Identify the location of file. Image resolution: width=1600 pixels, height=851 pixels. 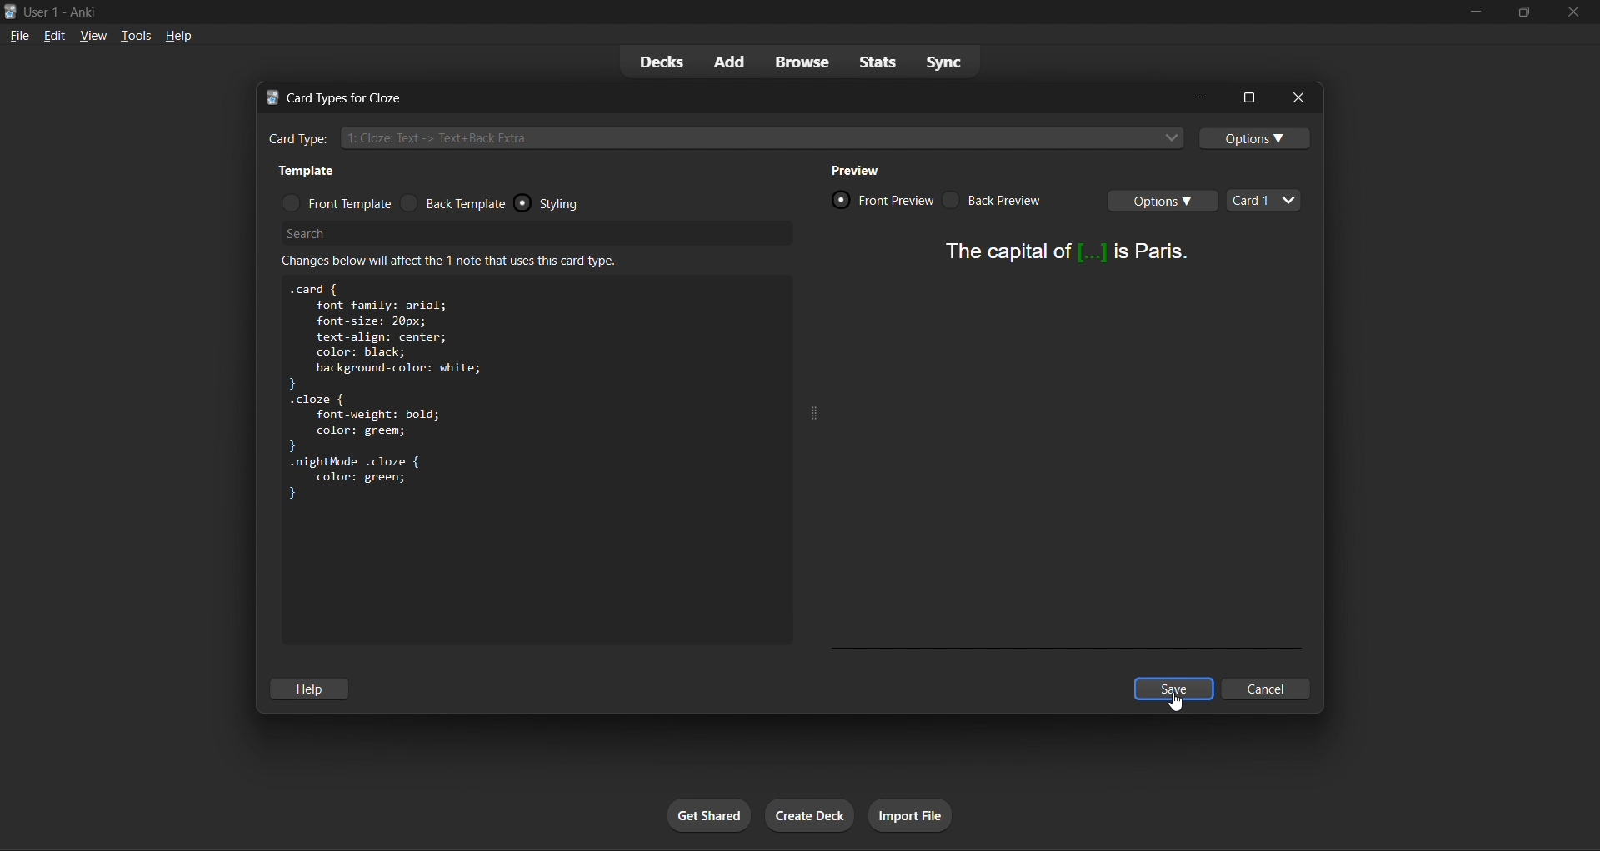
(19, 35).